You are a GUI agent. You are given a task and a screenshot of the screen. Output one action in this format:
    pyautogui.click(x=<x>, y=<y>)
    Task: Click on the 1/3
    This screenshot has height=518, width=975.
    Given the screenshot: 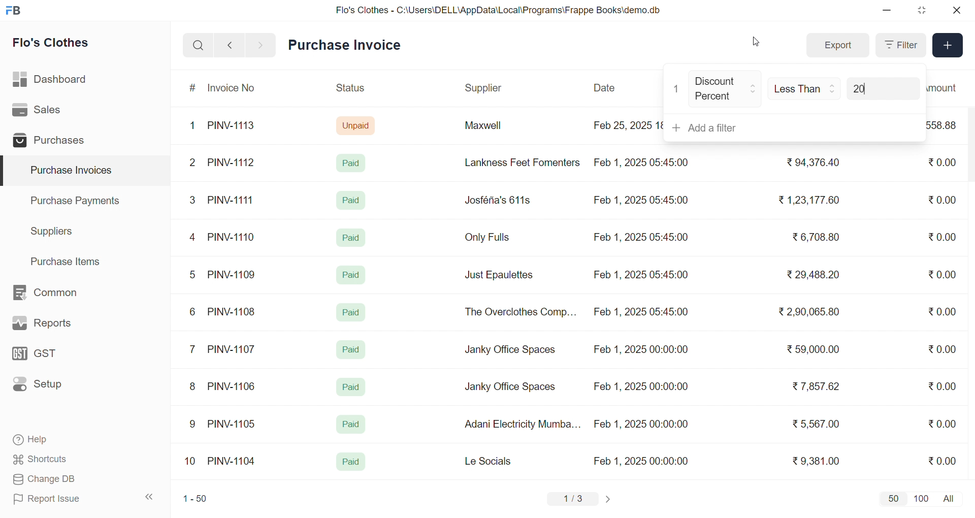 What is the action you would take?
    pyautogui.click(x=573, y=500)
    